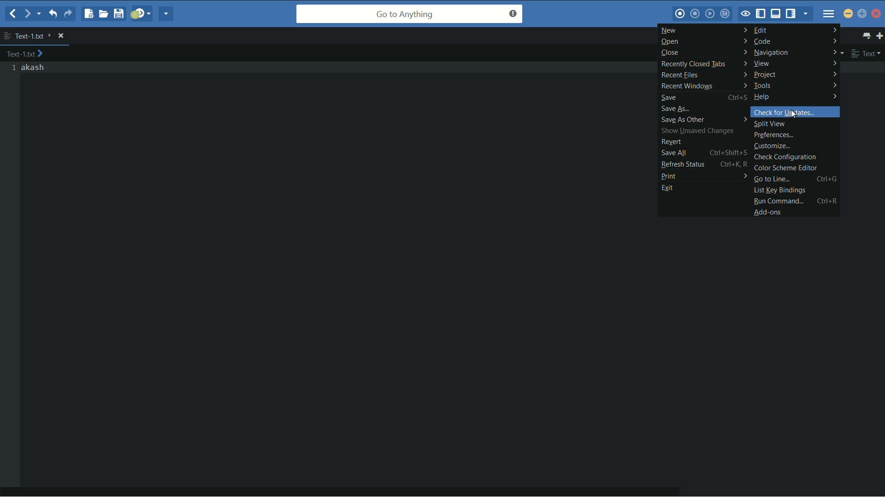 The width and height of the screenshot is (885, 497). What do you see at coordinates (711, 13) in the screenshot?
I see `play last macro` at bounding box center [711, 13].